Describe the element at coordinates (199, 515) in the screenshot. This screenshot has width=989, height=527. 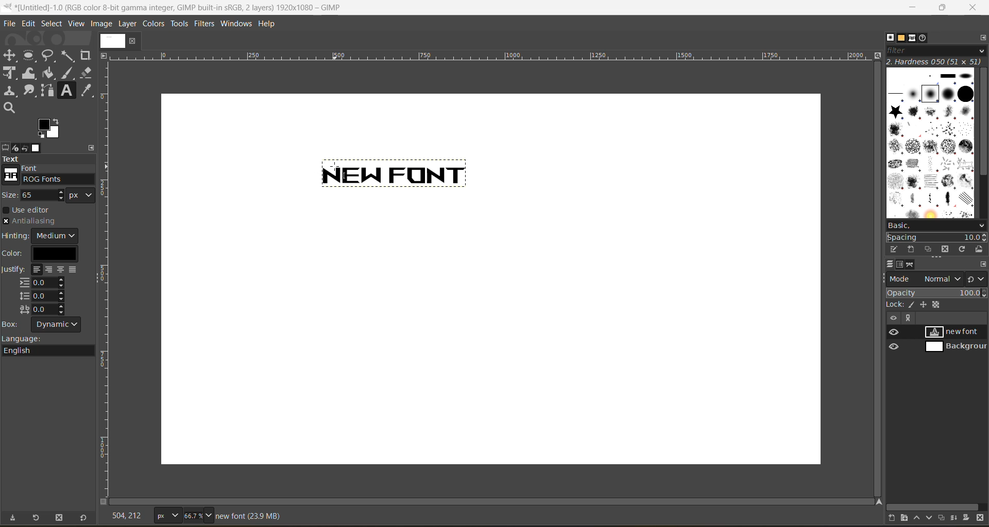
I see `zoom` at that location.